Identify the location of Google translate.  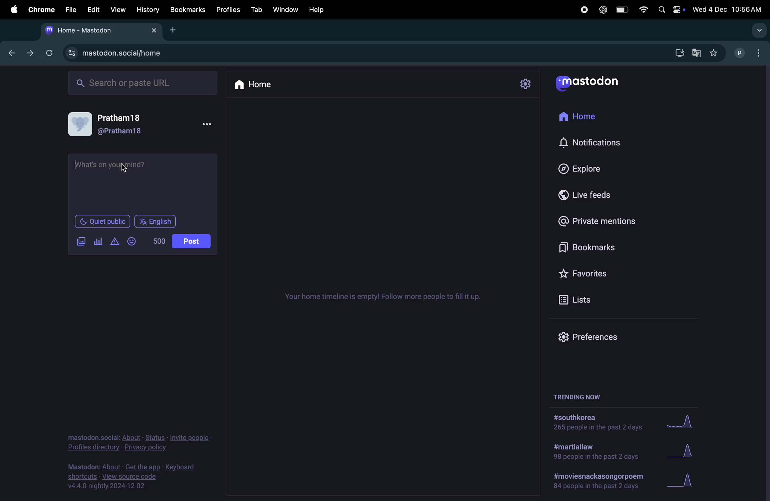
(697, 52).